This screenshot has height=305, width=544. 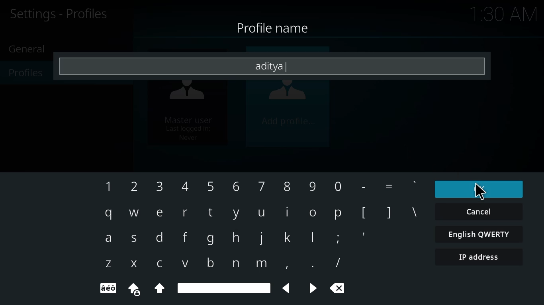 I want to click on /, so click(x=340, y=264).